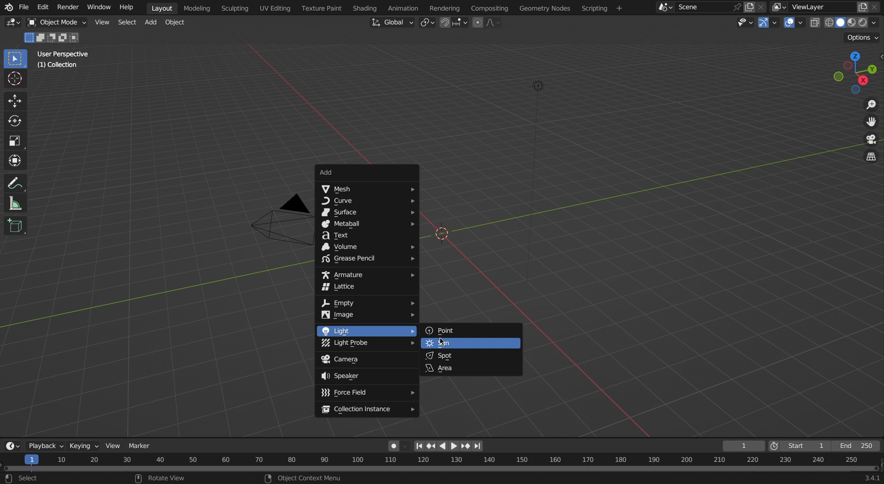 The width and height of the screenshot is (884, 484). Describe the element at coordinates (86, 444) in the screenshot. I see `Keying` at that location.